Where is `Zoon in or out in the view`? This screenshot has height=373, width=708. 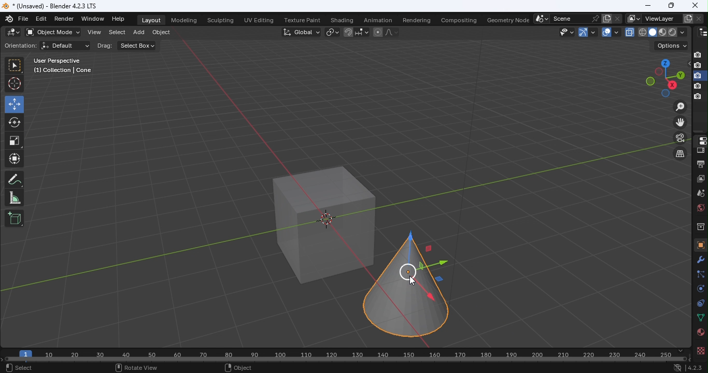
Zoon in or out in the view is located at coordinates (679, 106).